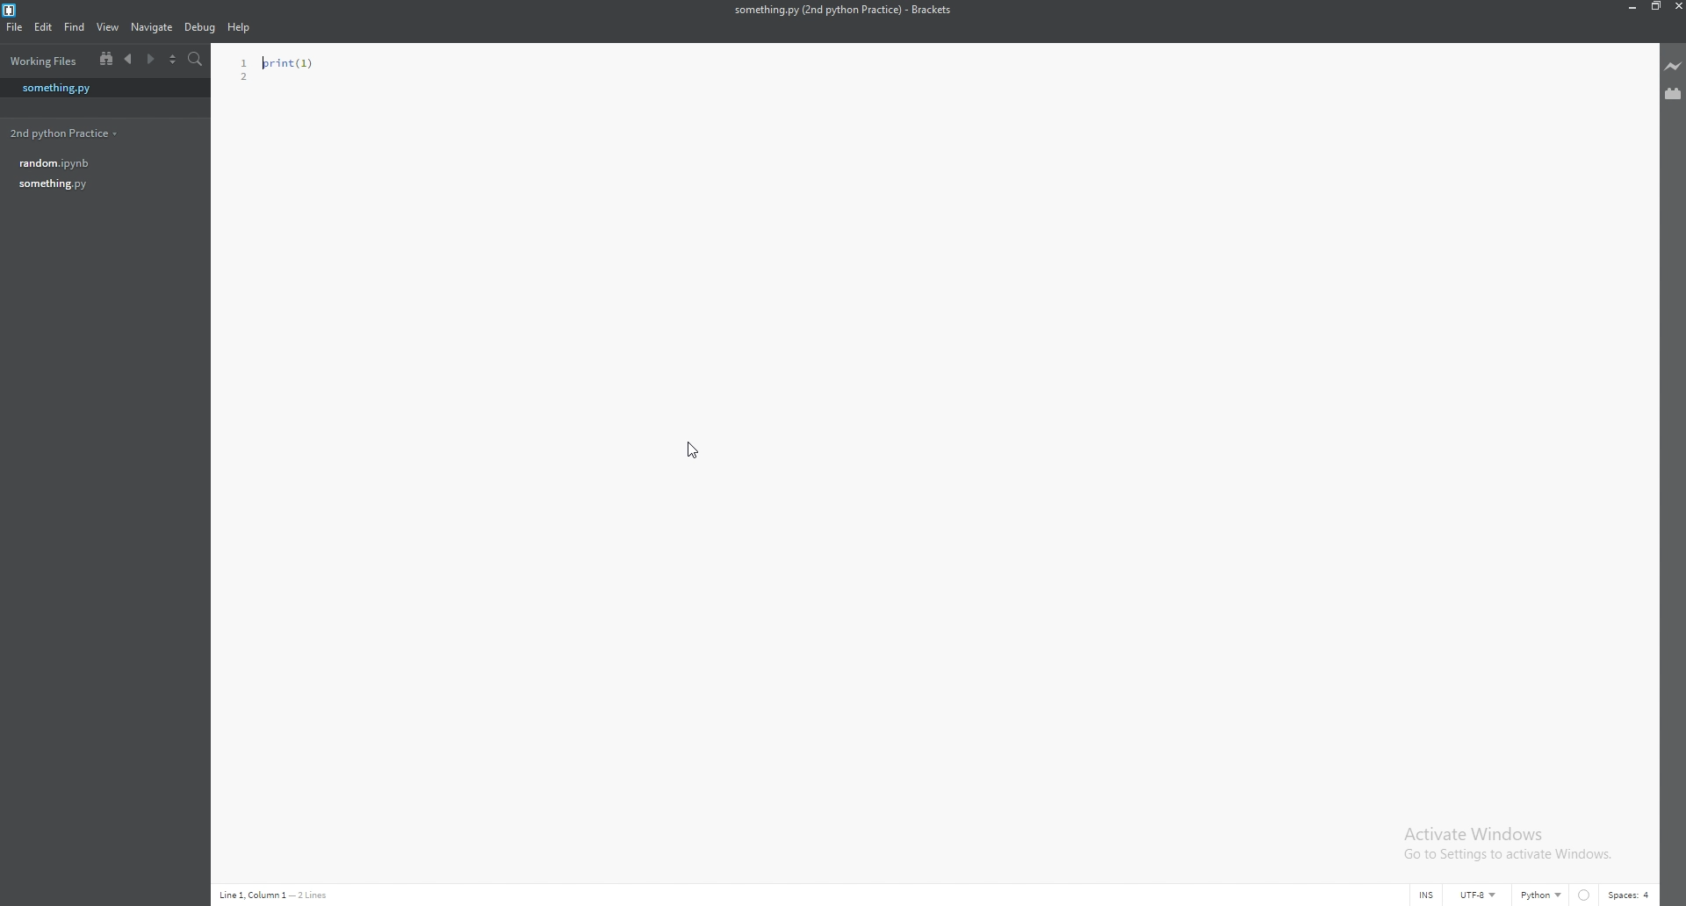 The width and height of the screenshot is (1686, 906). What do you see at coordinates (175, 58) in the screenshot?
I see `split editor` at bounding box center [175, 58].